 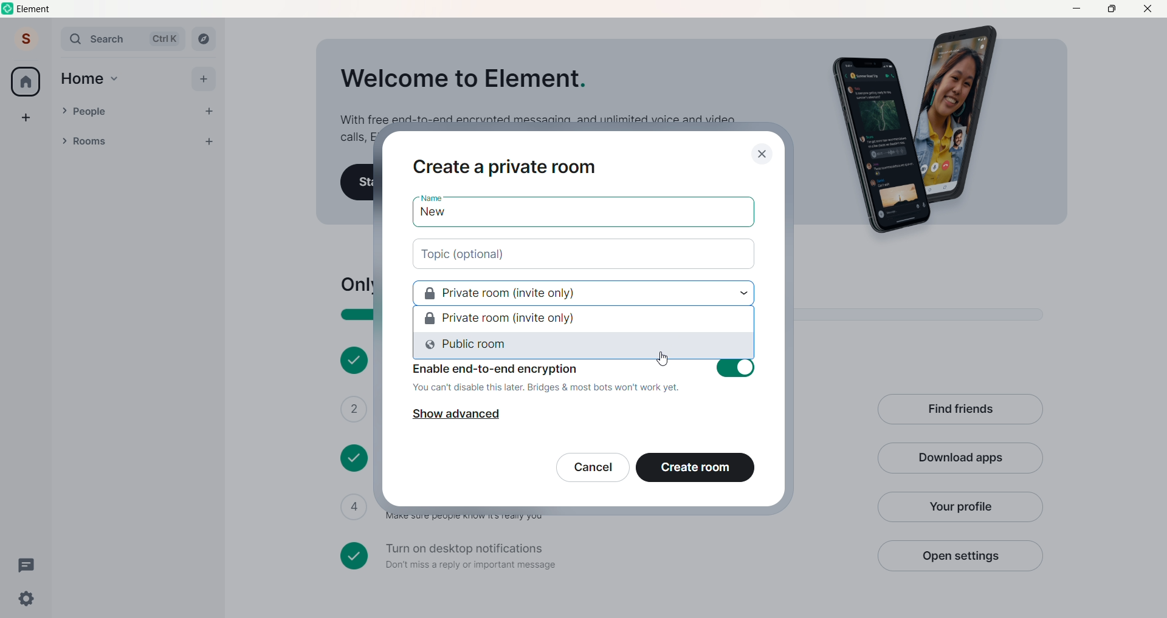 What do you see at coordinates (357, 183) in the screenshot?
I see `Start your first chat` at bounding box center [357, 183].